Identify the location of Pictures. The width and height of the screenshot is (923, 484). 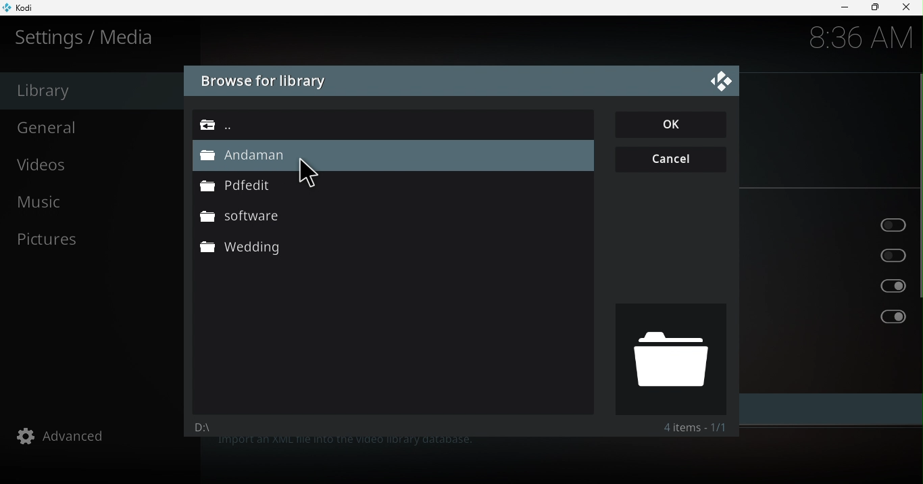
(99, 239).